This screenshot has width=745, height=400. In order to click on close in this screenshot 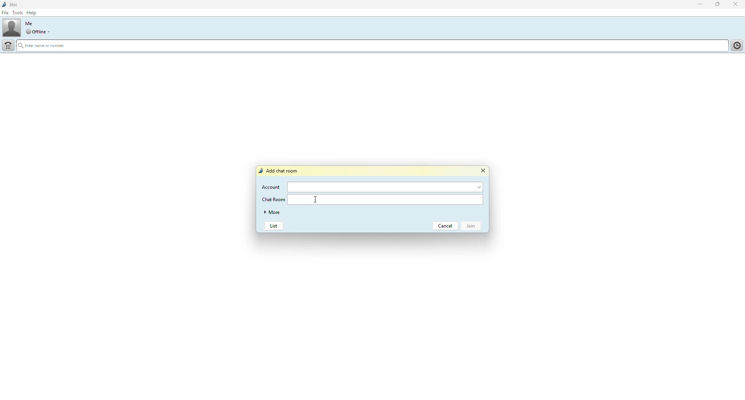, I will do `click(483, 171)`.